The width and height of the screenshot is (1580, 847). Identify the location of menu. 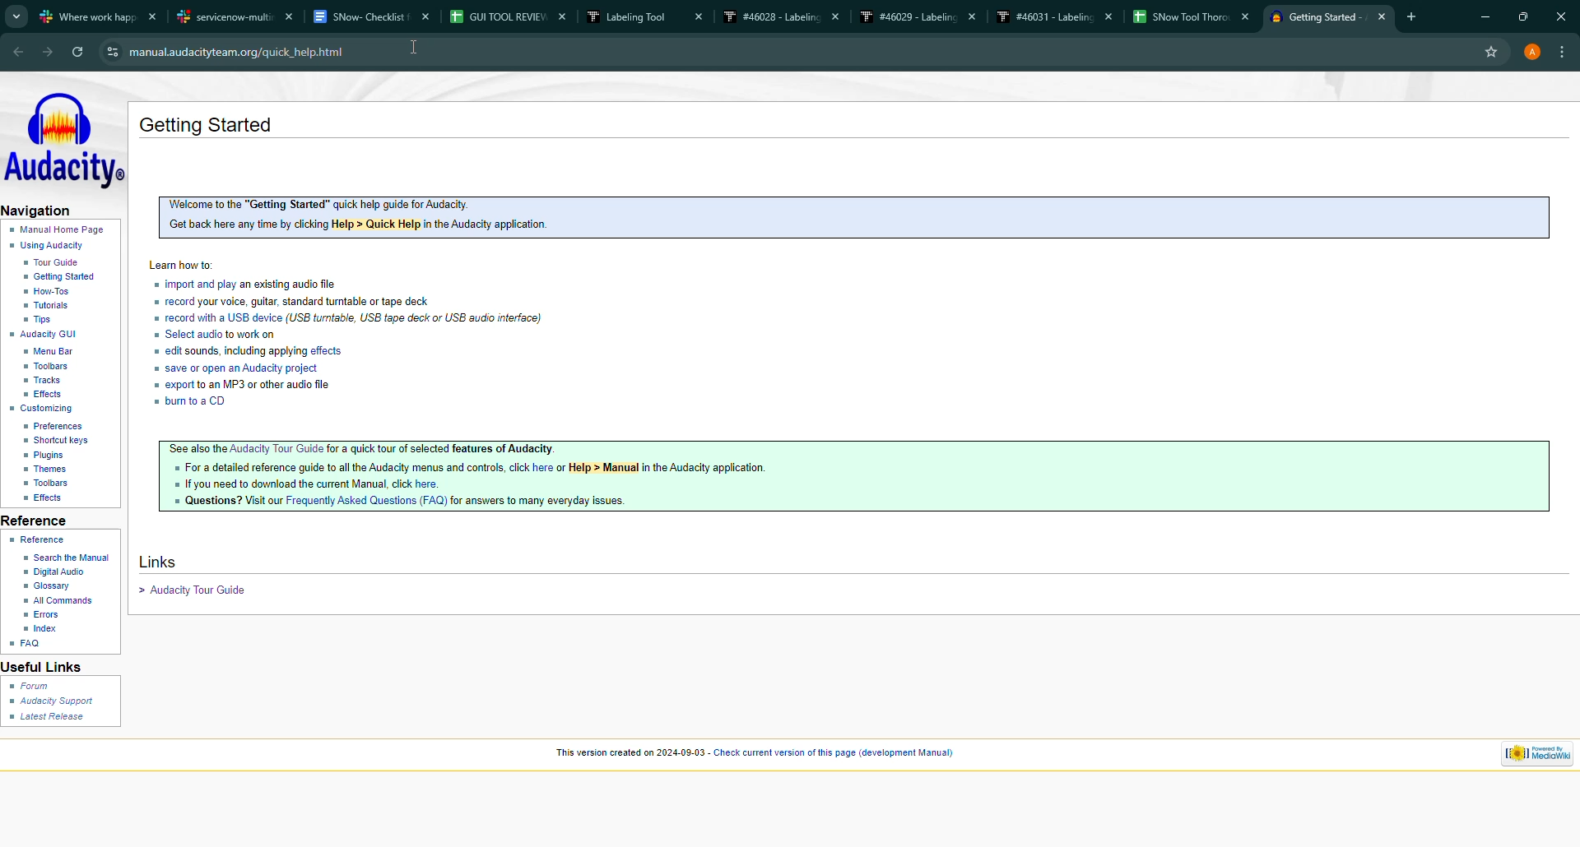
(53, 353).